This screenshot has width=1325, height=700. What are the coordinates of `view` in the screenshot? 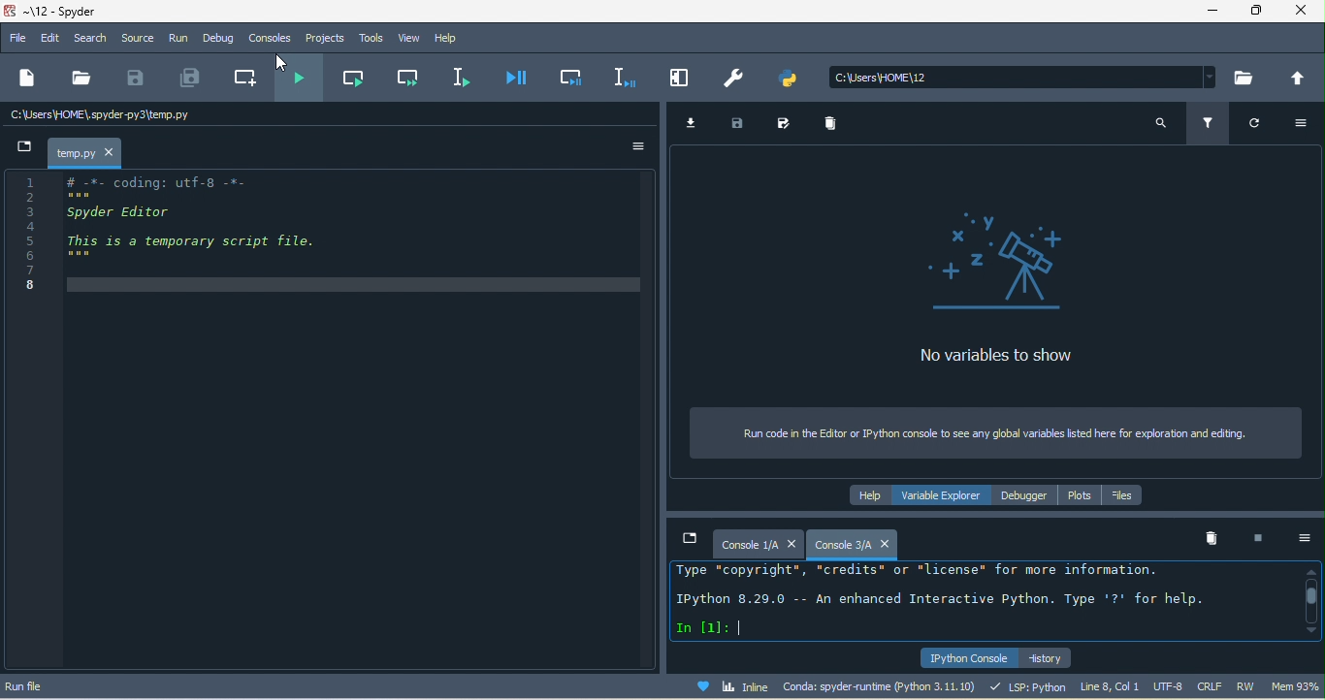 It's located at (410, 39).